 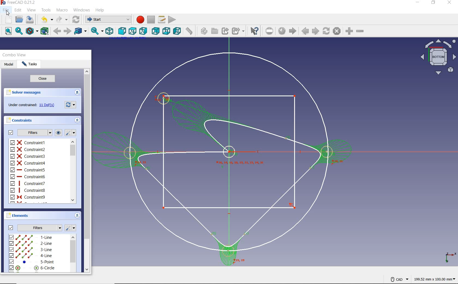 I want to click on bottom view, so click(x=438, y=57).